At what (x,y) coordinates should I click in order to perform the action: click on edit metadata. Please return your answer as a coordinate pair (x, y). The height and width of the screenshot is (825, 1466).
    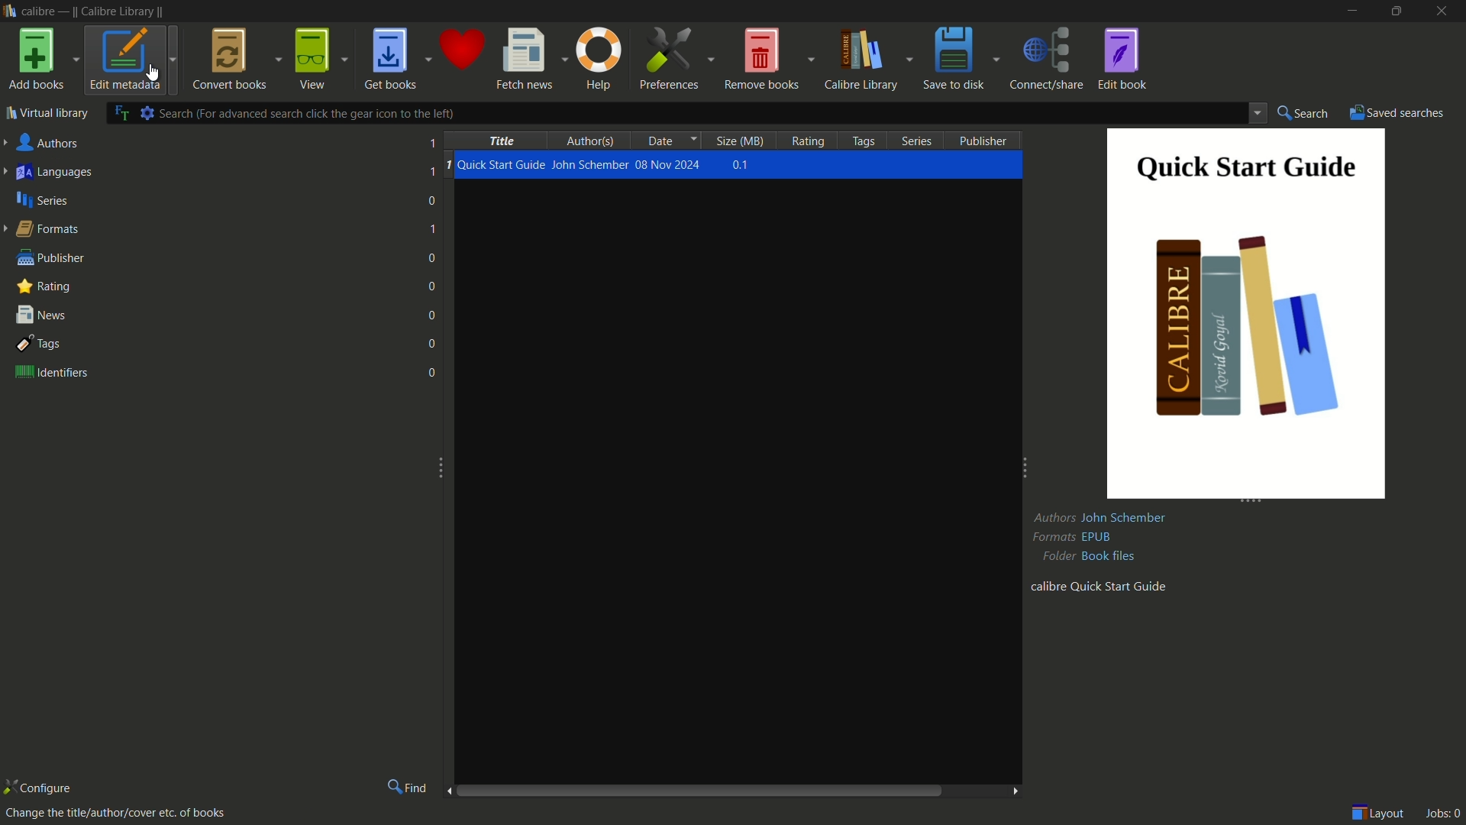
    Looking at the image, I should click on (134, 59).